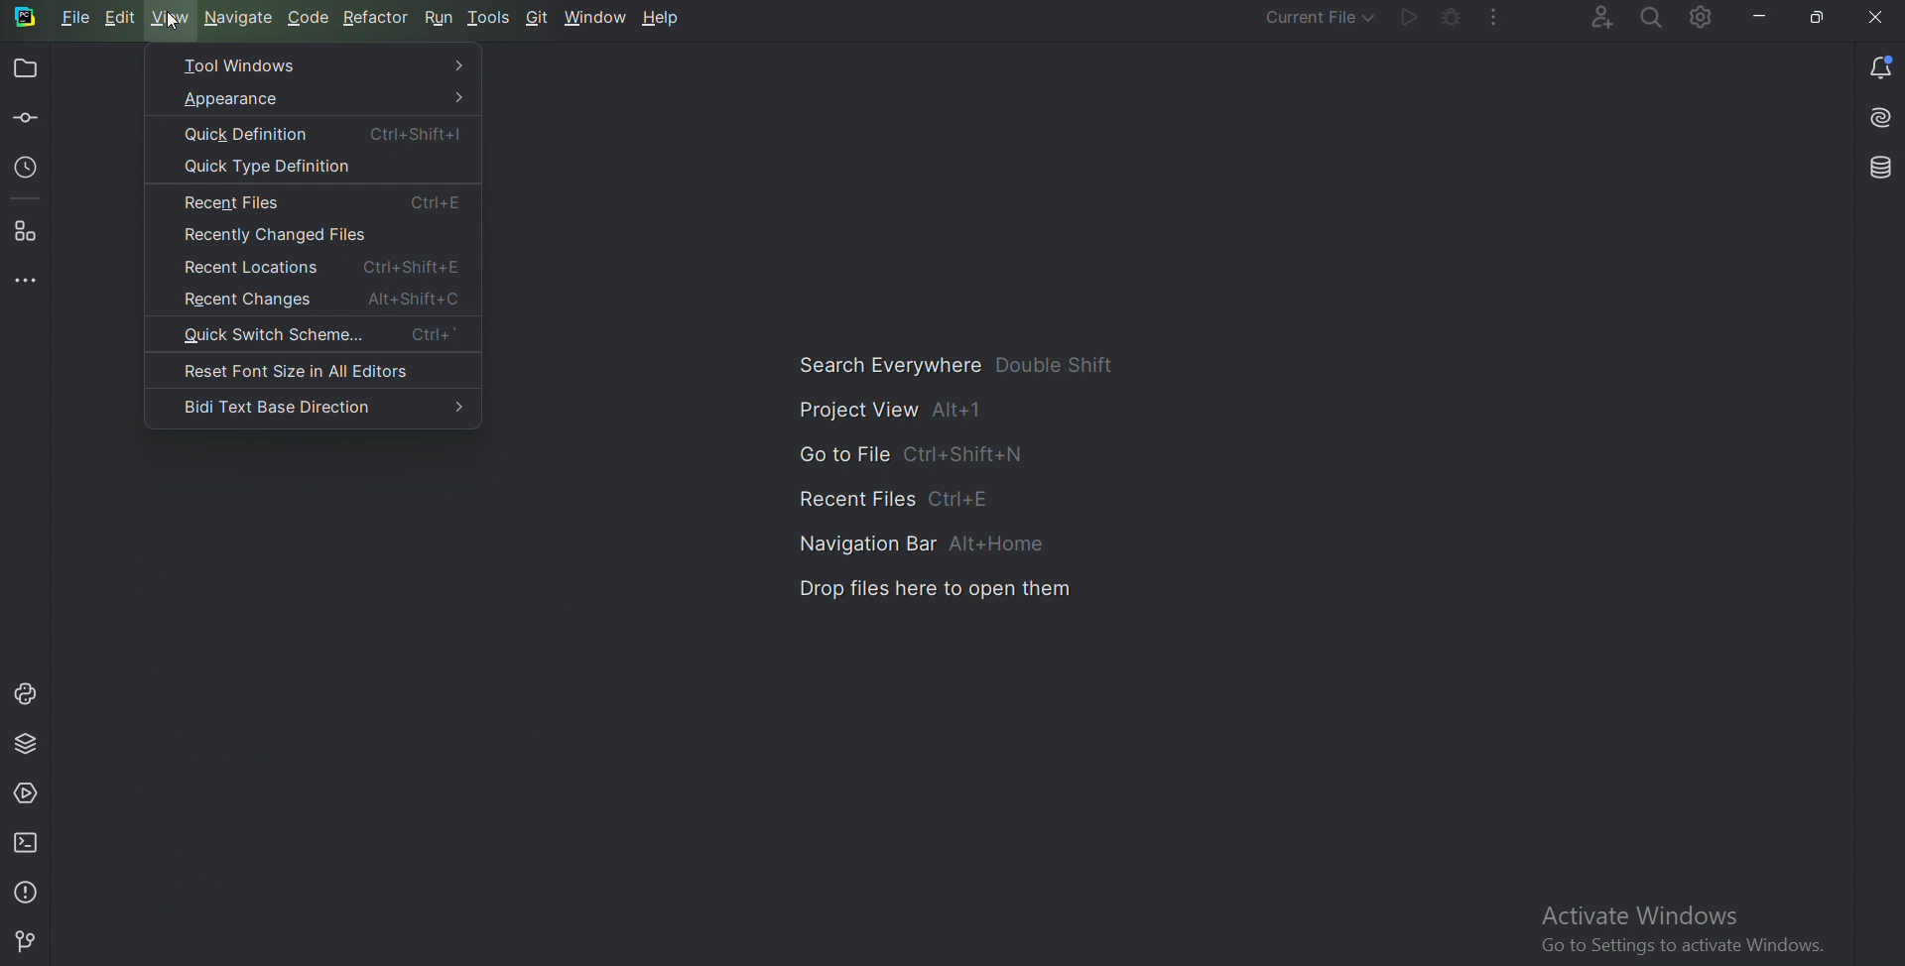 This screenshot has height=966, width=1905. I want to click on Quick definition, so click(313, 134).